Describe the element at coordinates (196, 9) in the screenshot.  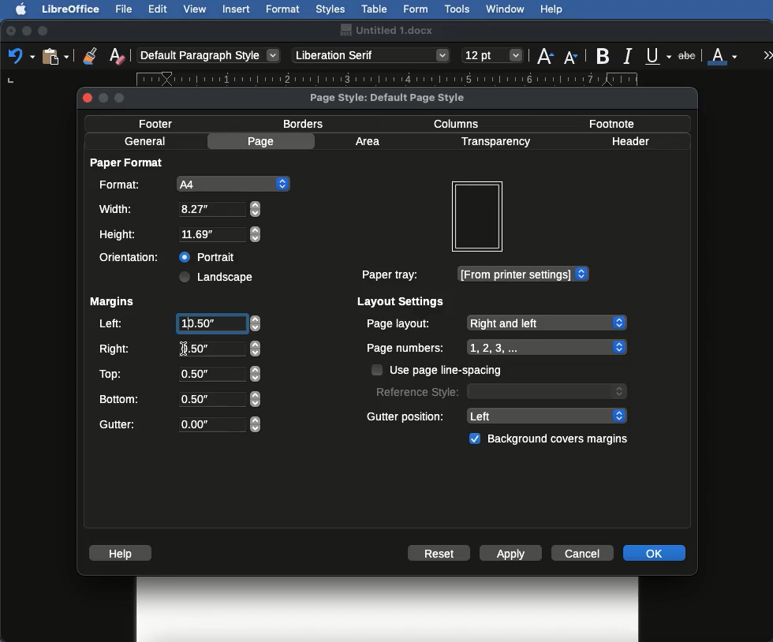
I see `View` at that location.